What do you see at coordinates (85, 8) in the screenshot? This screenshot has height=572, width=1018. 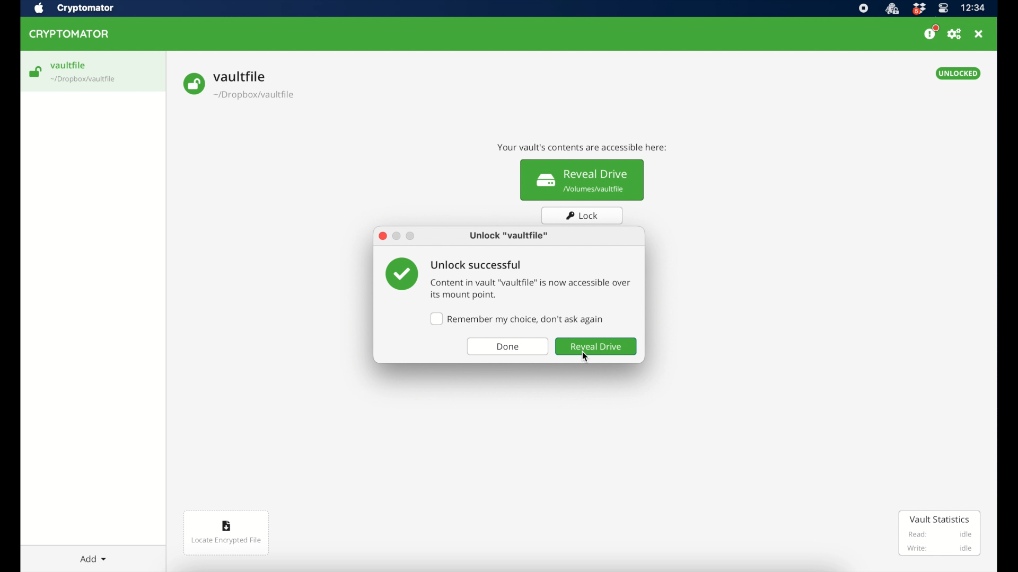 I see `cryptomator` at bounding box center [85, 8].